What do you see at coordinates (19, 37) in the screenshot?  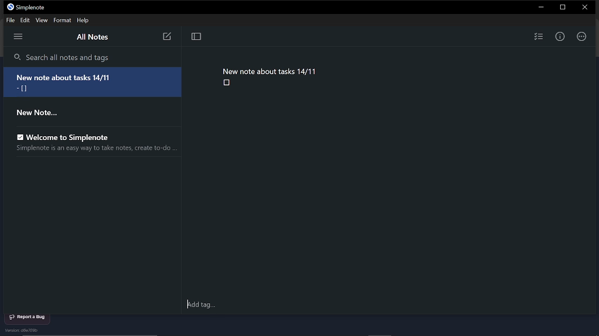 I see `Menu` at bounding box center [19, 37].